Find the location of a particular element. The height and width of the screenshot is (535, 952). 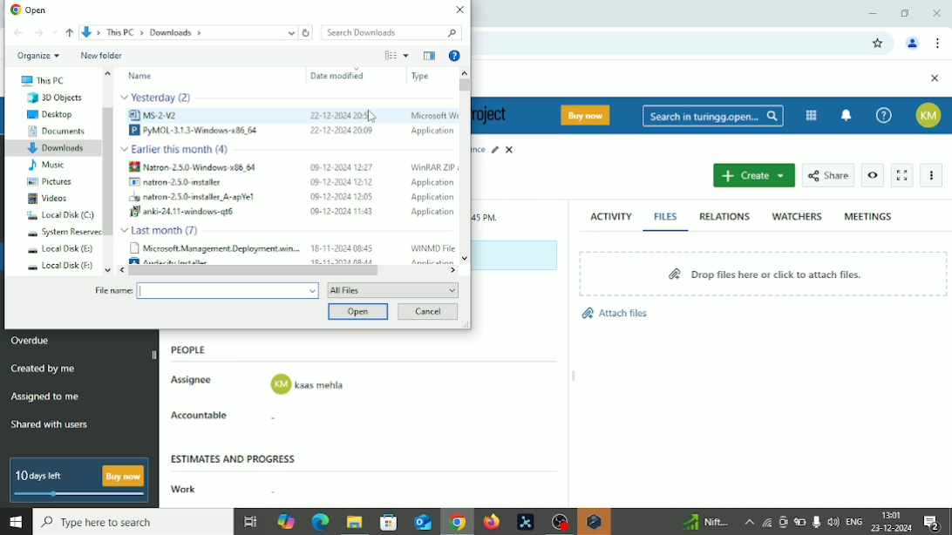

Minimize is located at coordinates (871, 13).